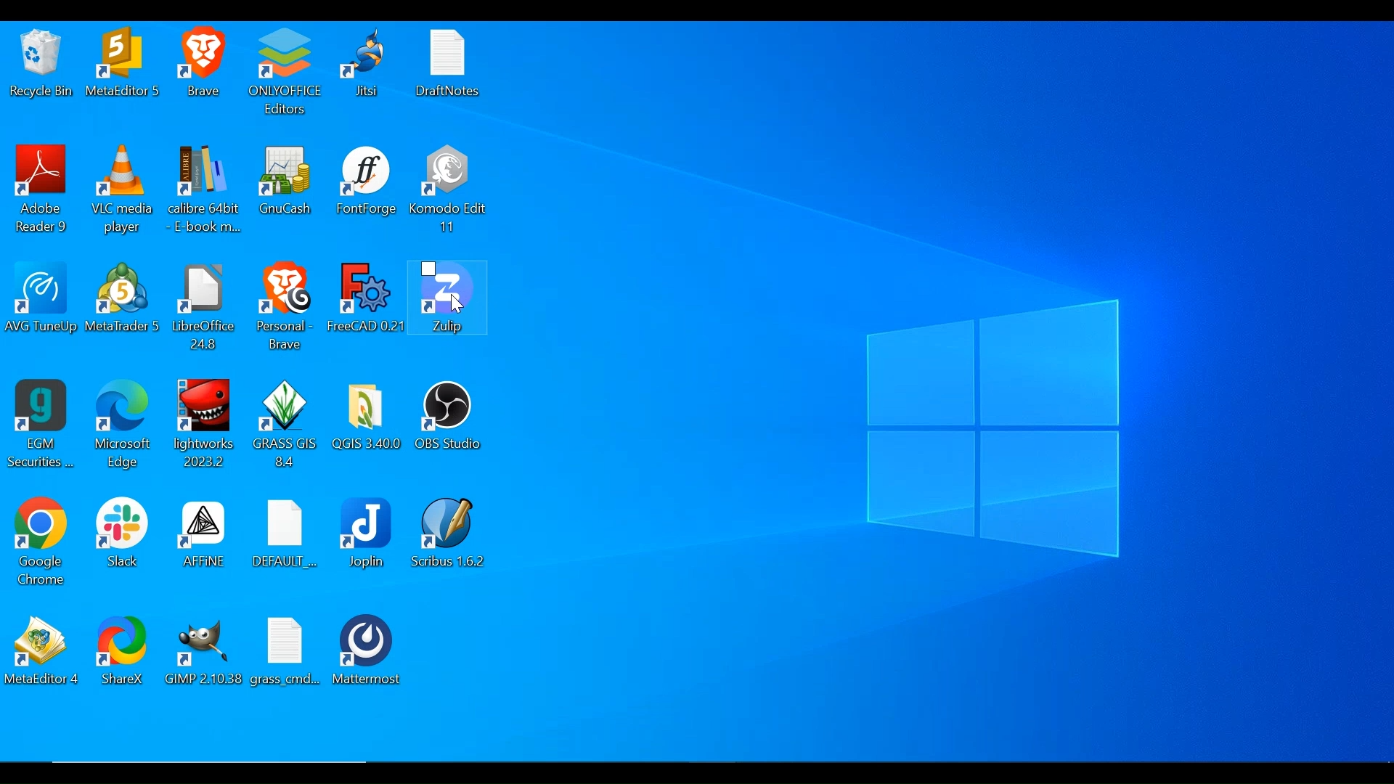 The image size is (1394, 784). I want to click on GRASS GIS Desktop icon, so click(287, 422).